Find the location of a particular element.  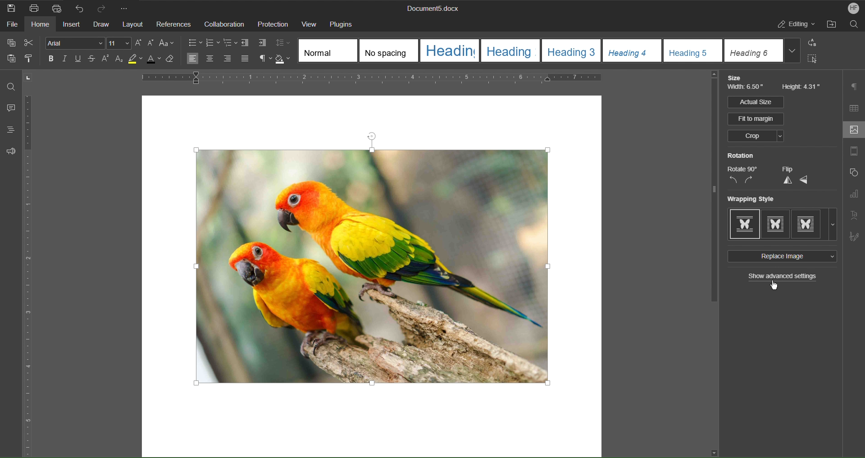

Protection is located at coordinates (273, 24).